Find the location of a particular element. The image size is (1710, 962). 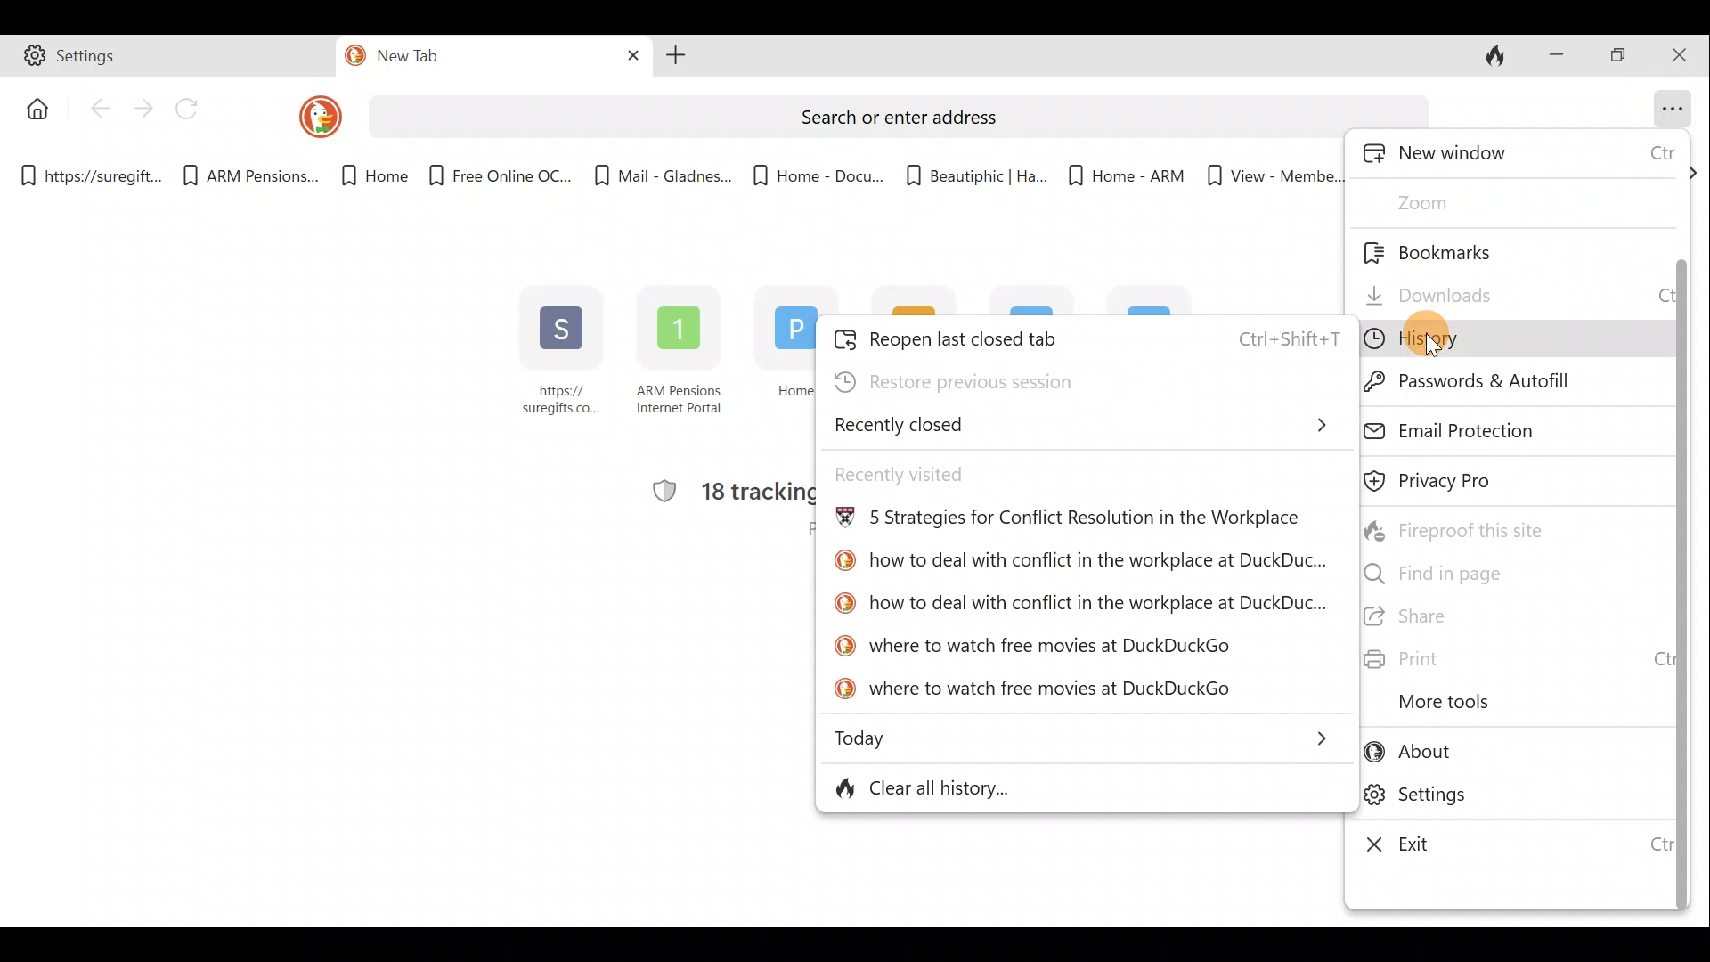

Settings is located at coordinates (1511, 799).